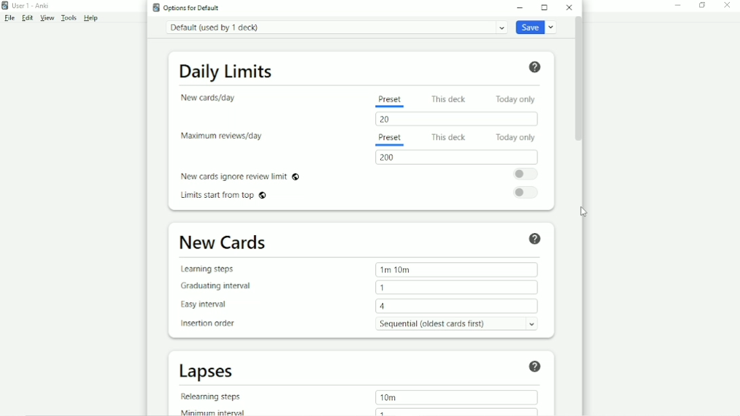 The height and width of the screenshot is (416, 740). Describe the element at coordinates (390, 158) in the screenshot. I see `200` at that location.